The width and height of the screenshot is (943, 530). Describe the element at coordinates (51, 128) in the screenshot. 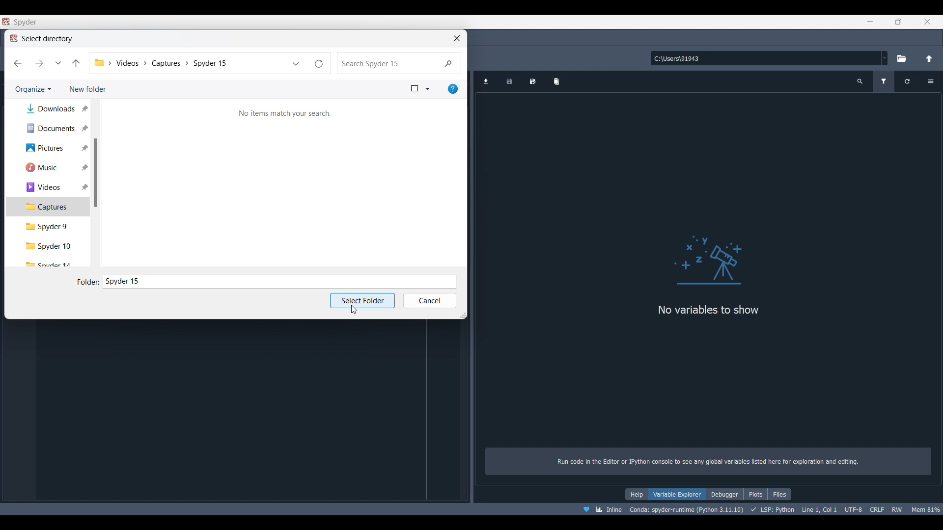

I see `Documents` at that location.